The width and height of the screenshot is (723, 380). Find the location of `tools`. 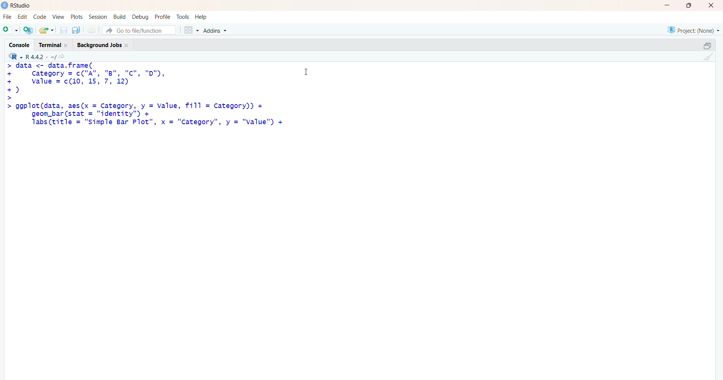

tools is located at coordinates (183, 17).